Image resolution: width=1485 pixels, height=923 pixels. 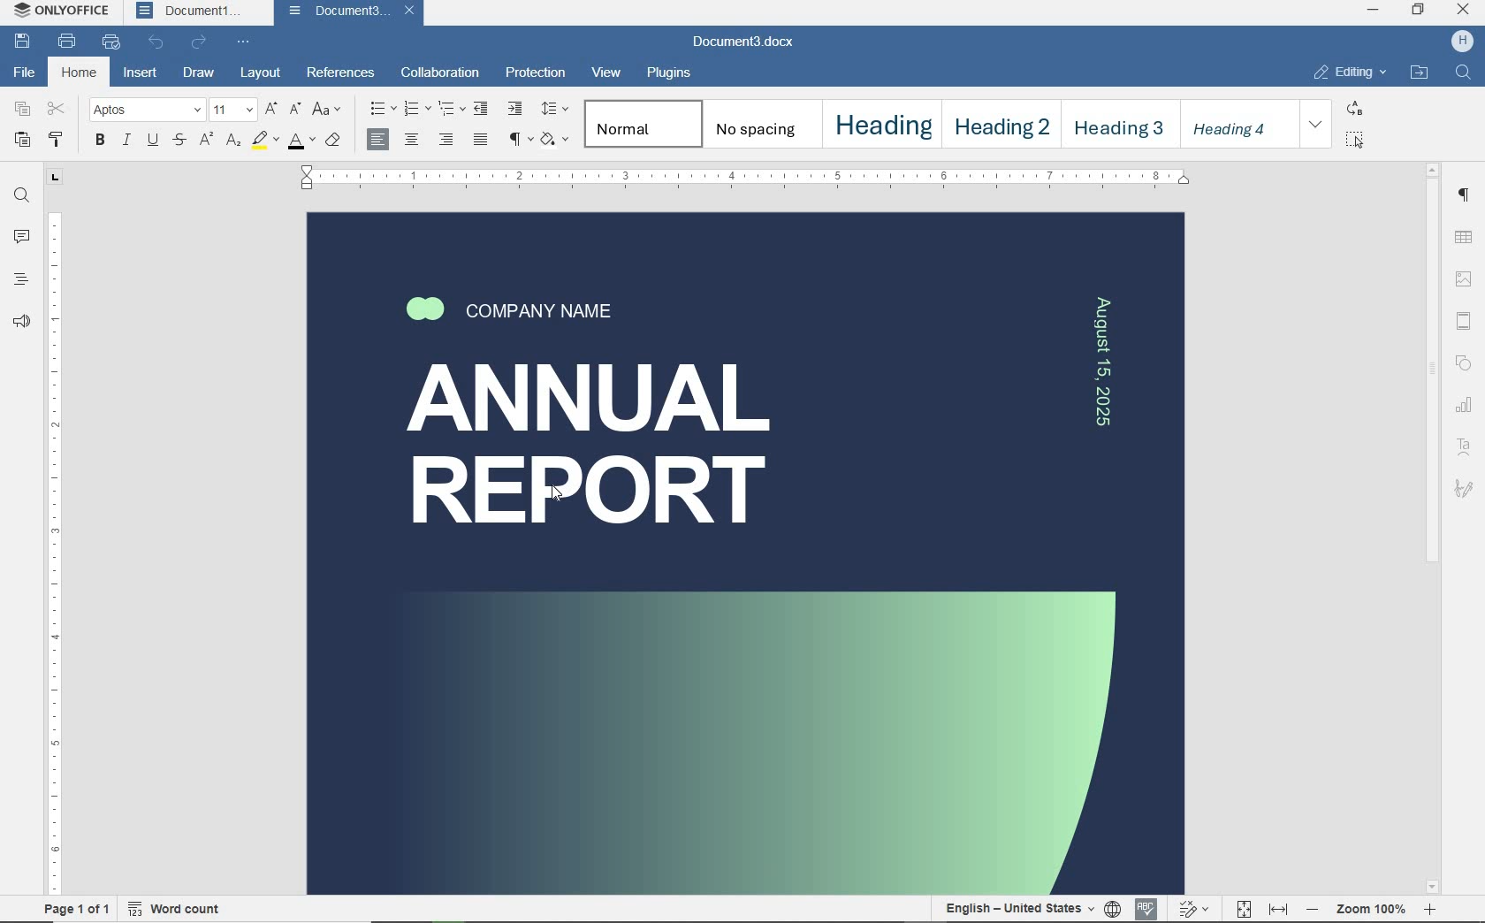 What do you see at coordinates (1372, 909) in the screenshot?
I see `Zoom 100%` at bounding box center [1372, 909].